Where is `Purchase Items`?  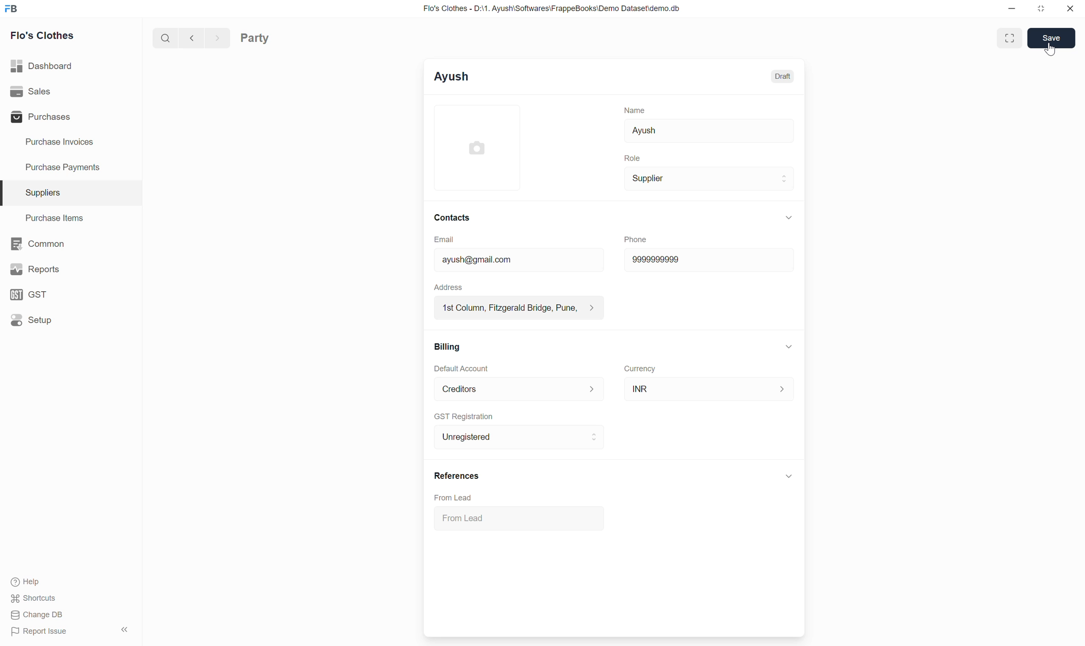
Purchase Items is located at coordinates (71, 218).